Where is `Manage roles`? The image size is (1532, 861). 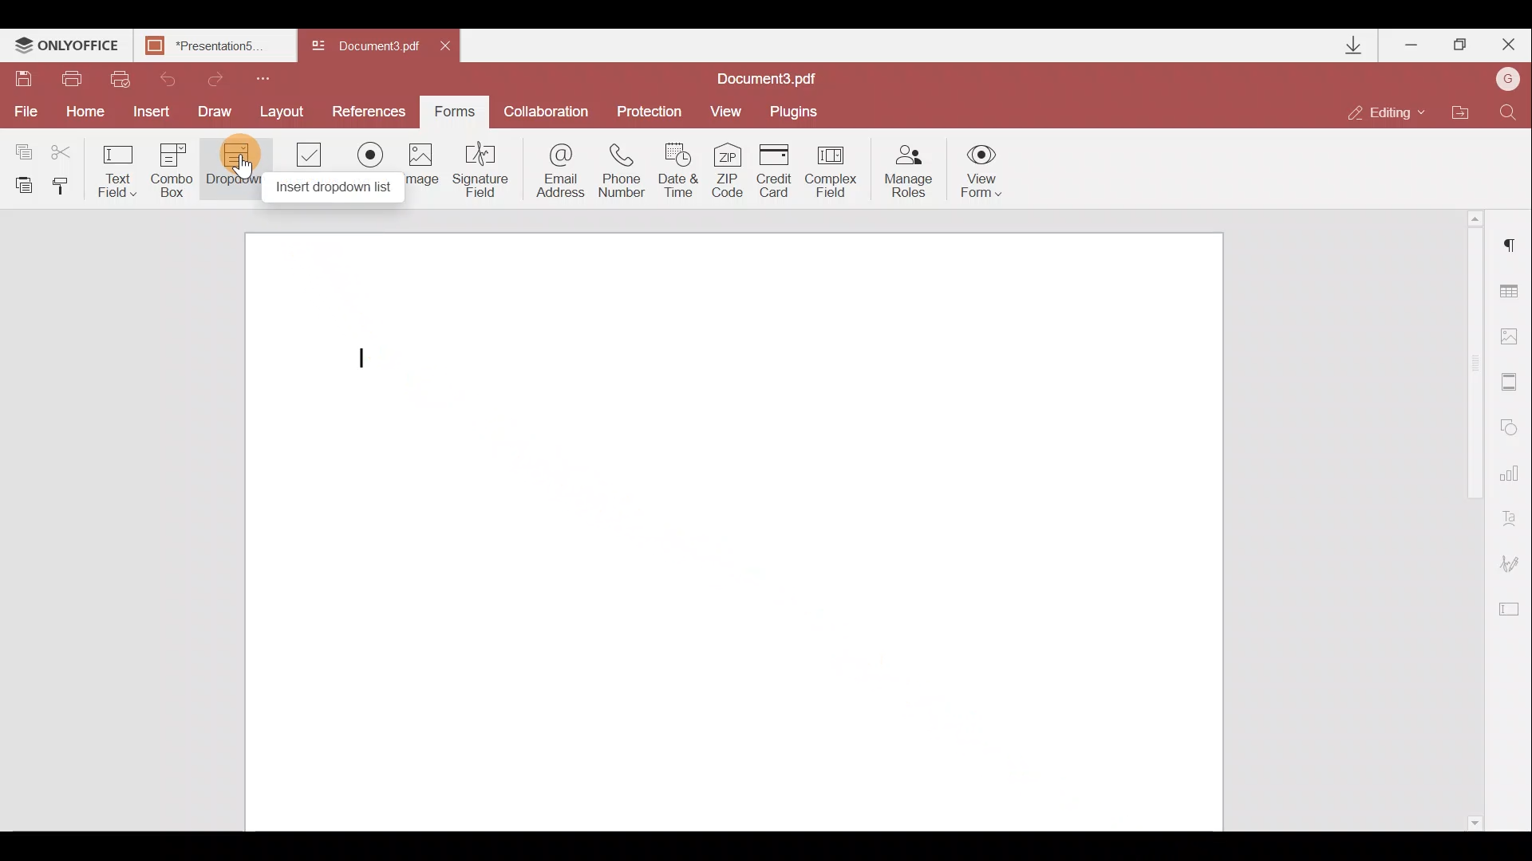 Manage roles is located at coordinates (908, 171).